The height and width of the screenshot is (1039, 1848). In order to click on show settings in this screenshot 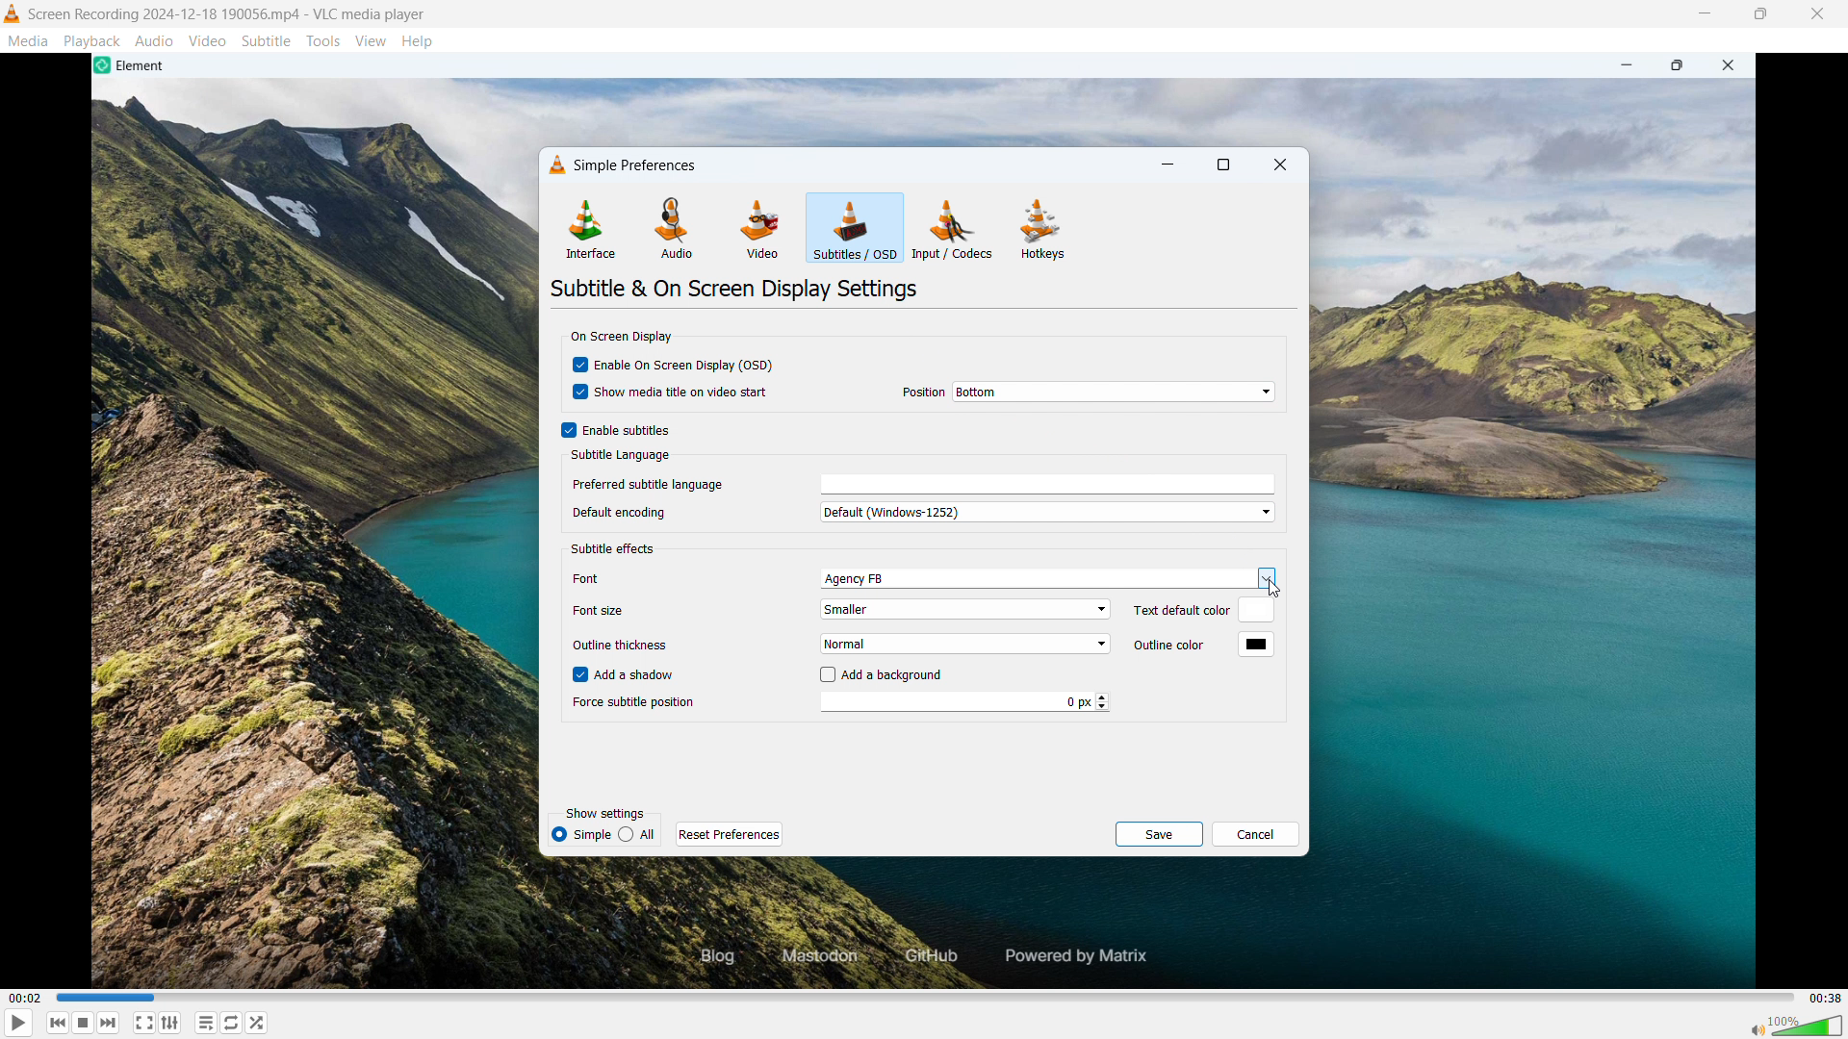, I will do `click(605, 814)`.